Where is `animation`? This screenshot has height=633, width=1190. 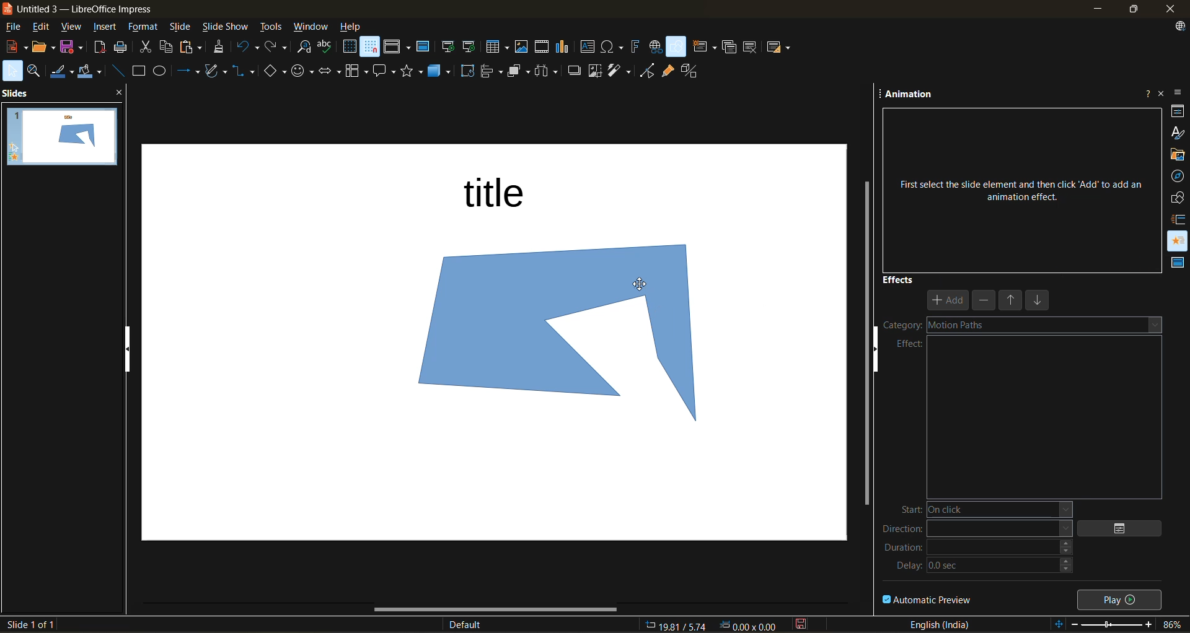 animation is located at coordinates (1175, 239).